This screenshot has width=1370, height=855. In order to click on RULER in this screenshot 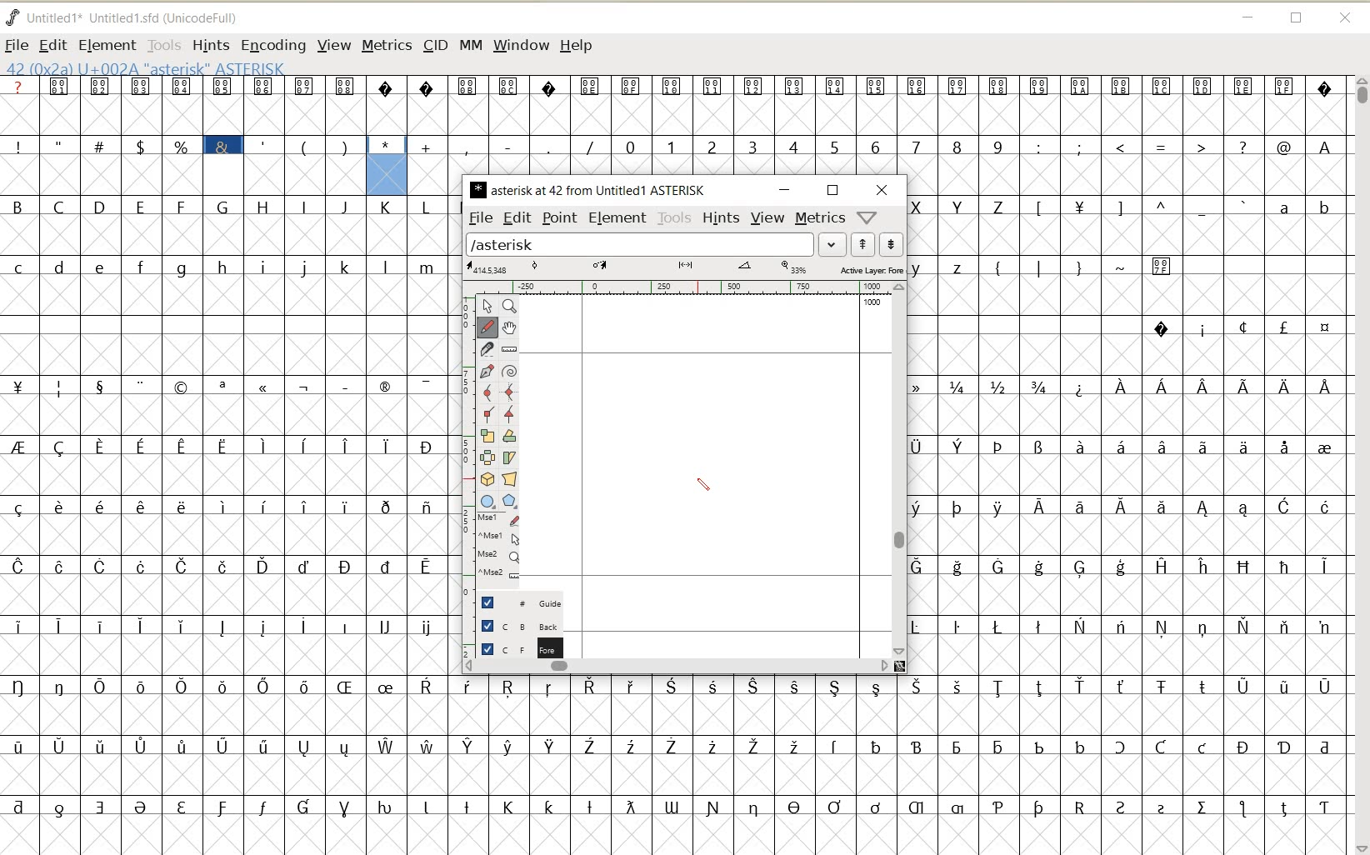, I will do `click(677, 287)`.